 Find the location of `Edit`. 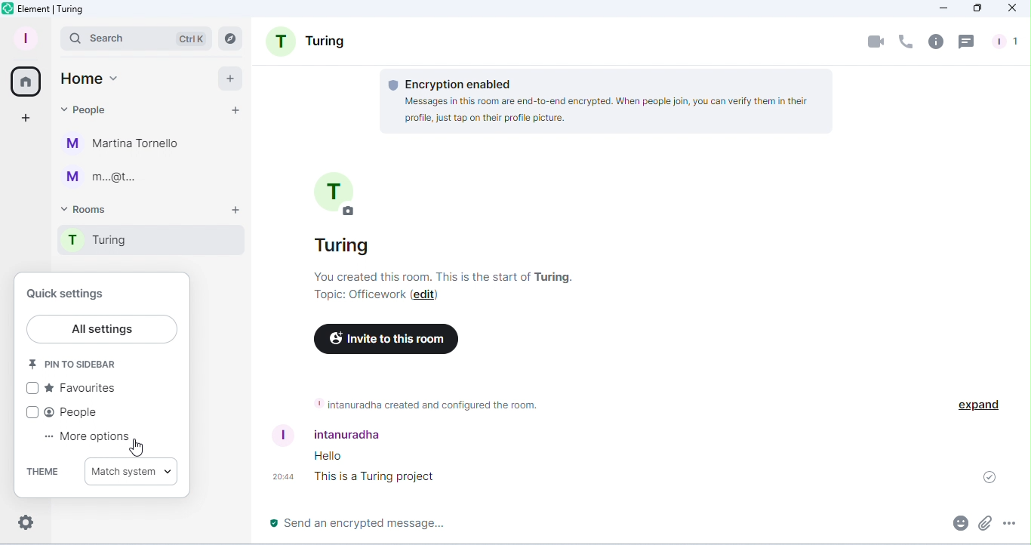

Edit is located at coordinates (424, 296).